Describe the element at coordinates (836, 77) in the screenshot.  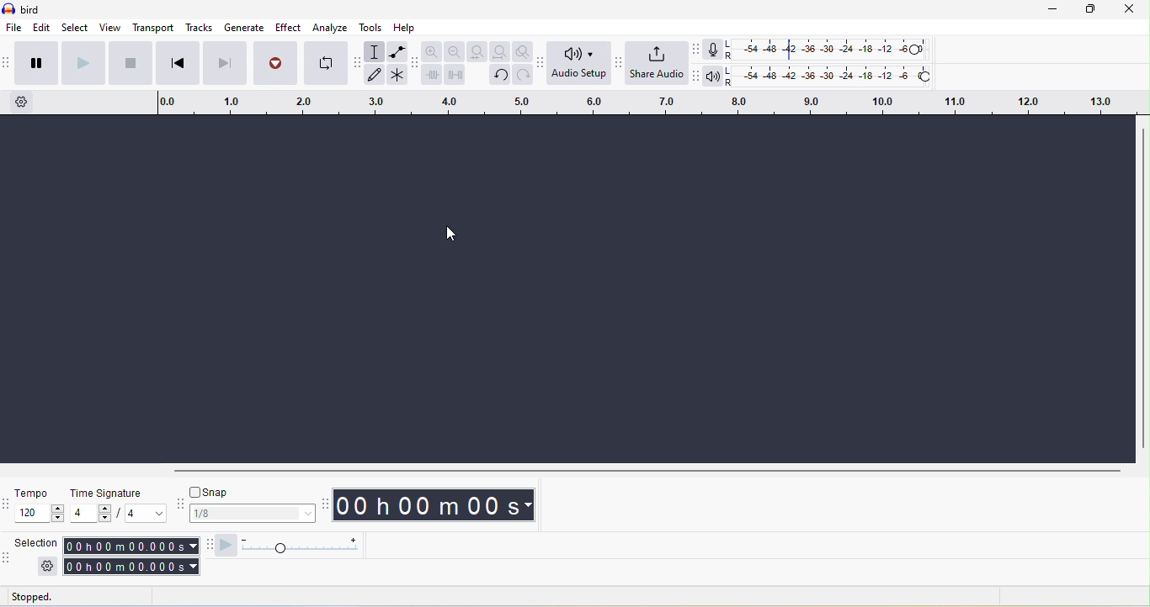
I see `playback level` at that location.